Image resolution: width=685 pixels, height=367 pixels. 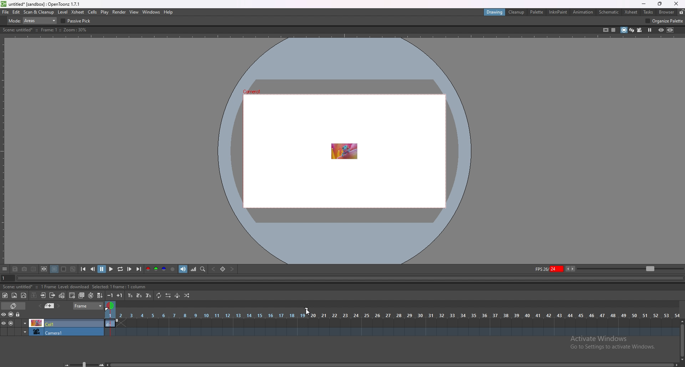 What do you see at coordinates (5, 315) in the screenshot?
I see `visibility toggle` at bounding box center [5, 315].